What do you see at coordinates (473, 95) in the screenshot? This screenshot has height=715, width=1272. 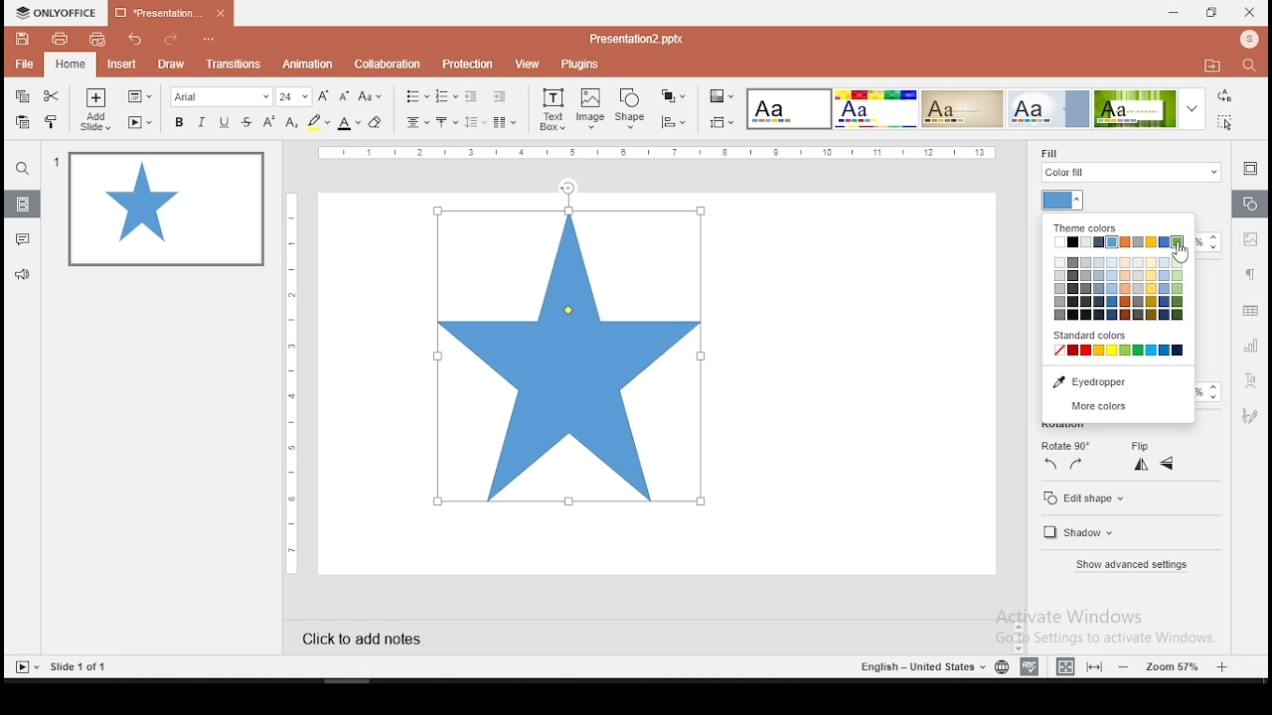 I see `decrease indent` at bounding box center [473, 95].